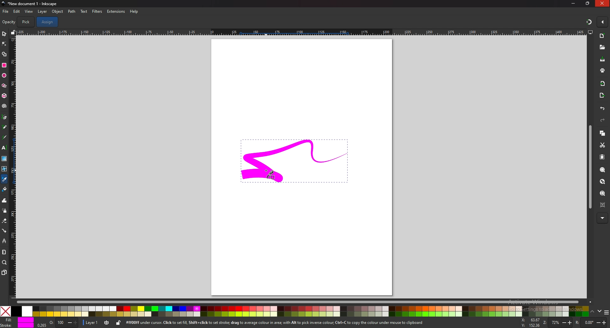 This screenshot has height=328, width=610. I want to click on paste, so click(603, 156).